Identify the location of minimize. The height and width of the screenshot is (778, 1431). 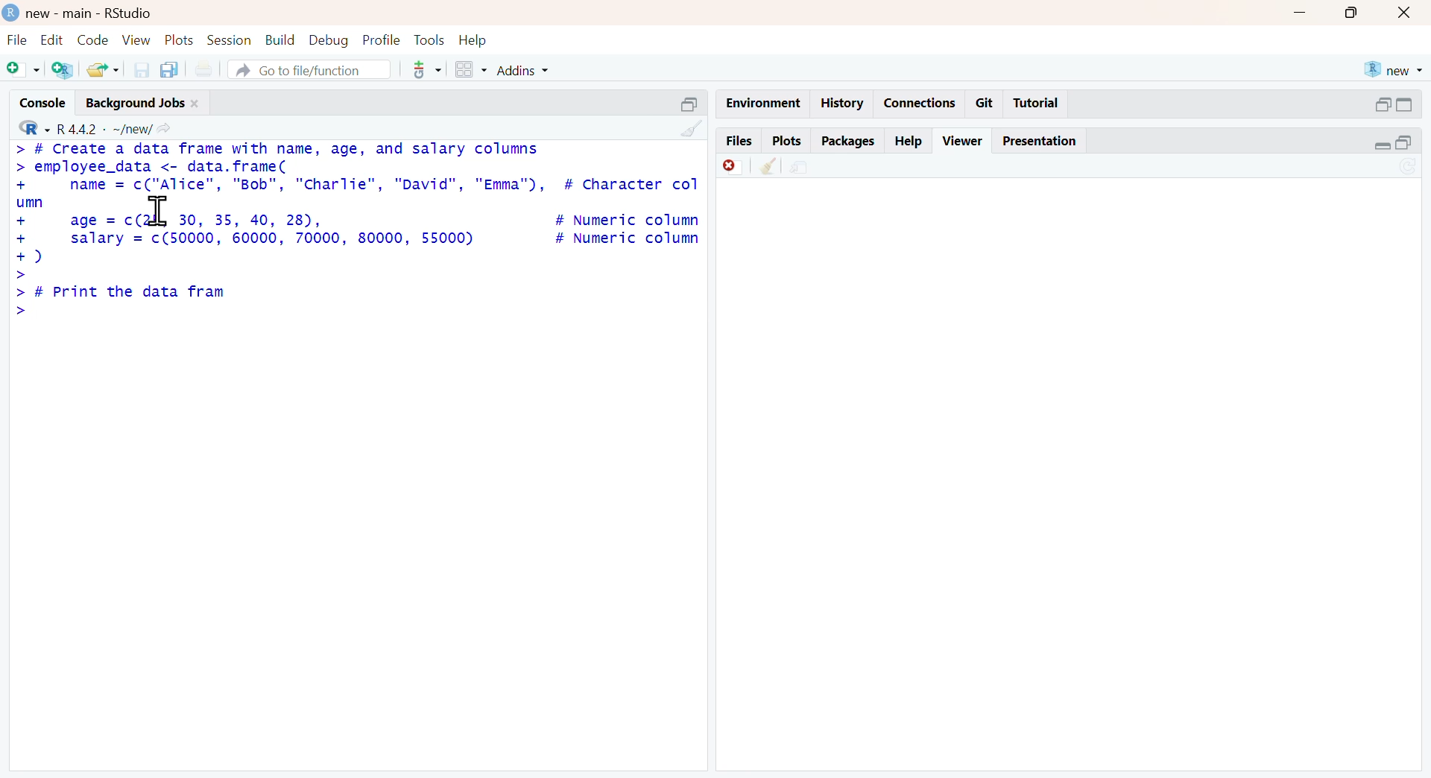
(691, 101).